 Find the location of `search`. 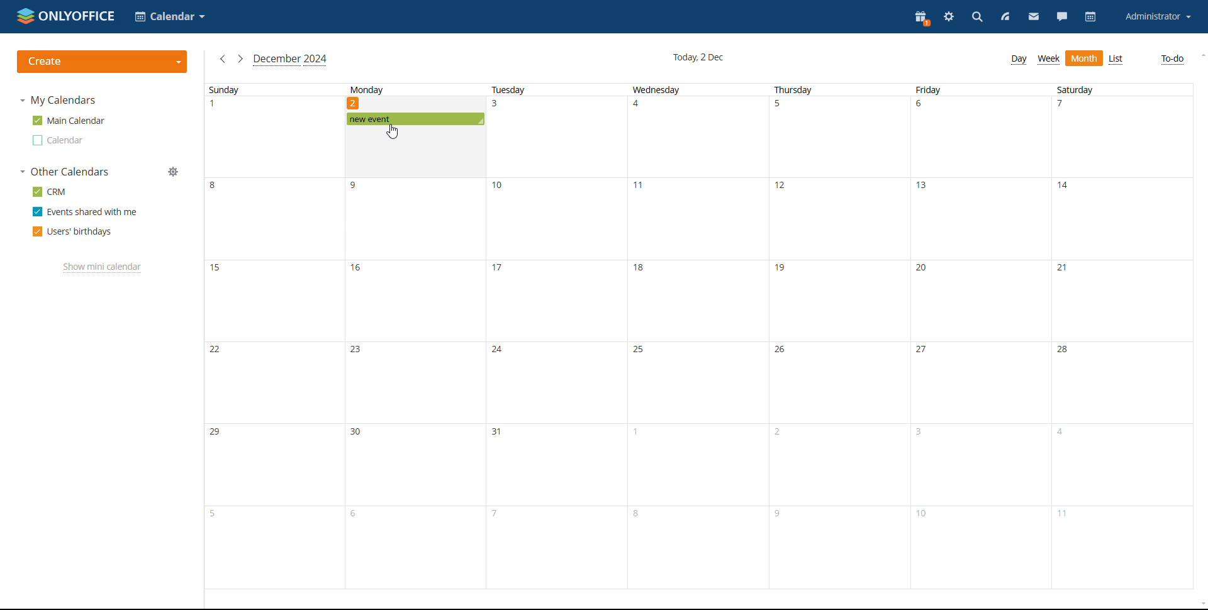

search is located at coordinates (978, 18).